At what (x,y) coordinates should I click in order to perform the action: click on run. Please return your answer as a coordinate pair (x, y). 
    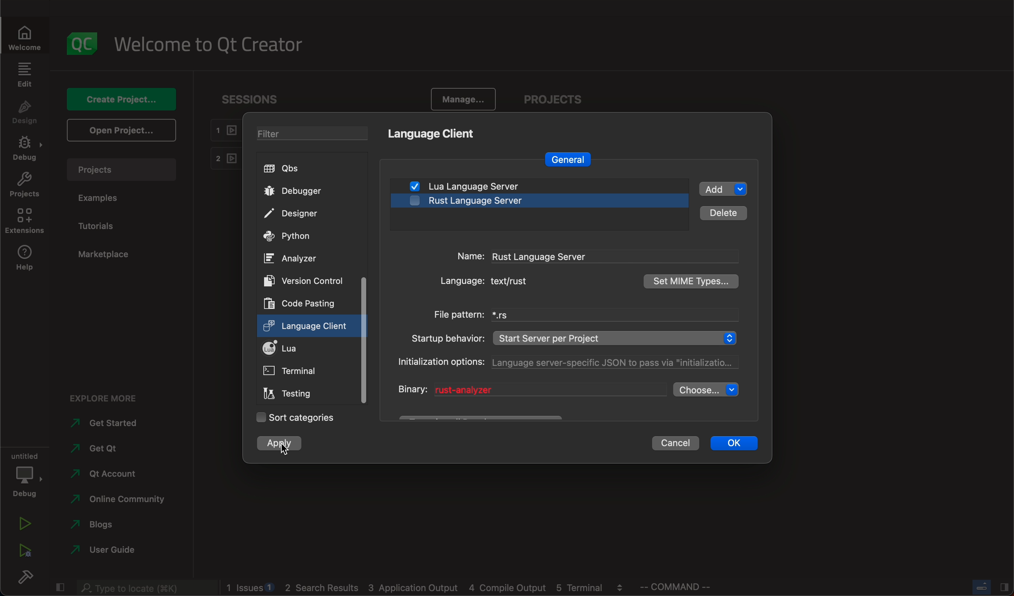
    Looking at the image, I should click on (26, 523).